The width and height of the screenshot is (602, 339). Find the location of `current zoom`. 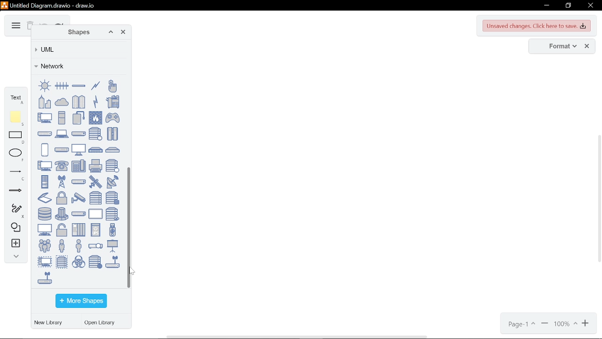

current zoom is located at coordinates (566, 324).